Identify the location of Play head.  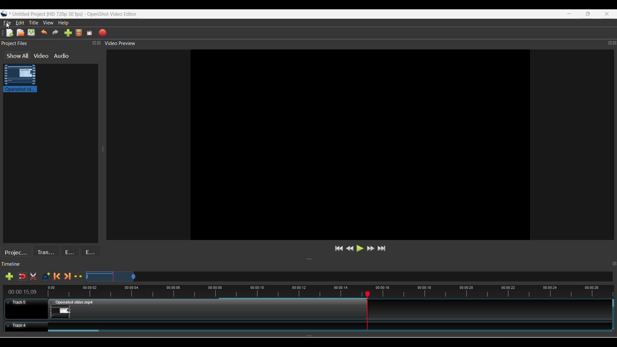
(368, 294).